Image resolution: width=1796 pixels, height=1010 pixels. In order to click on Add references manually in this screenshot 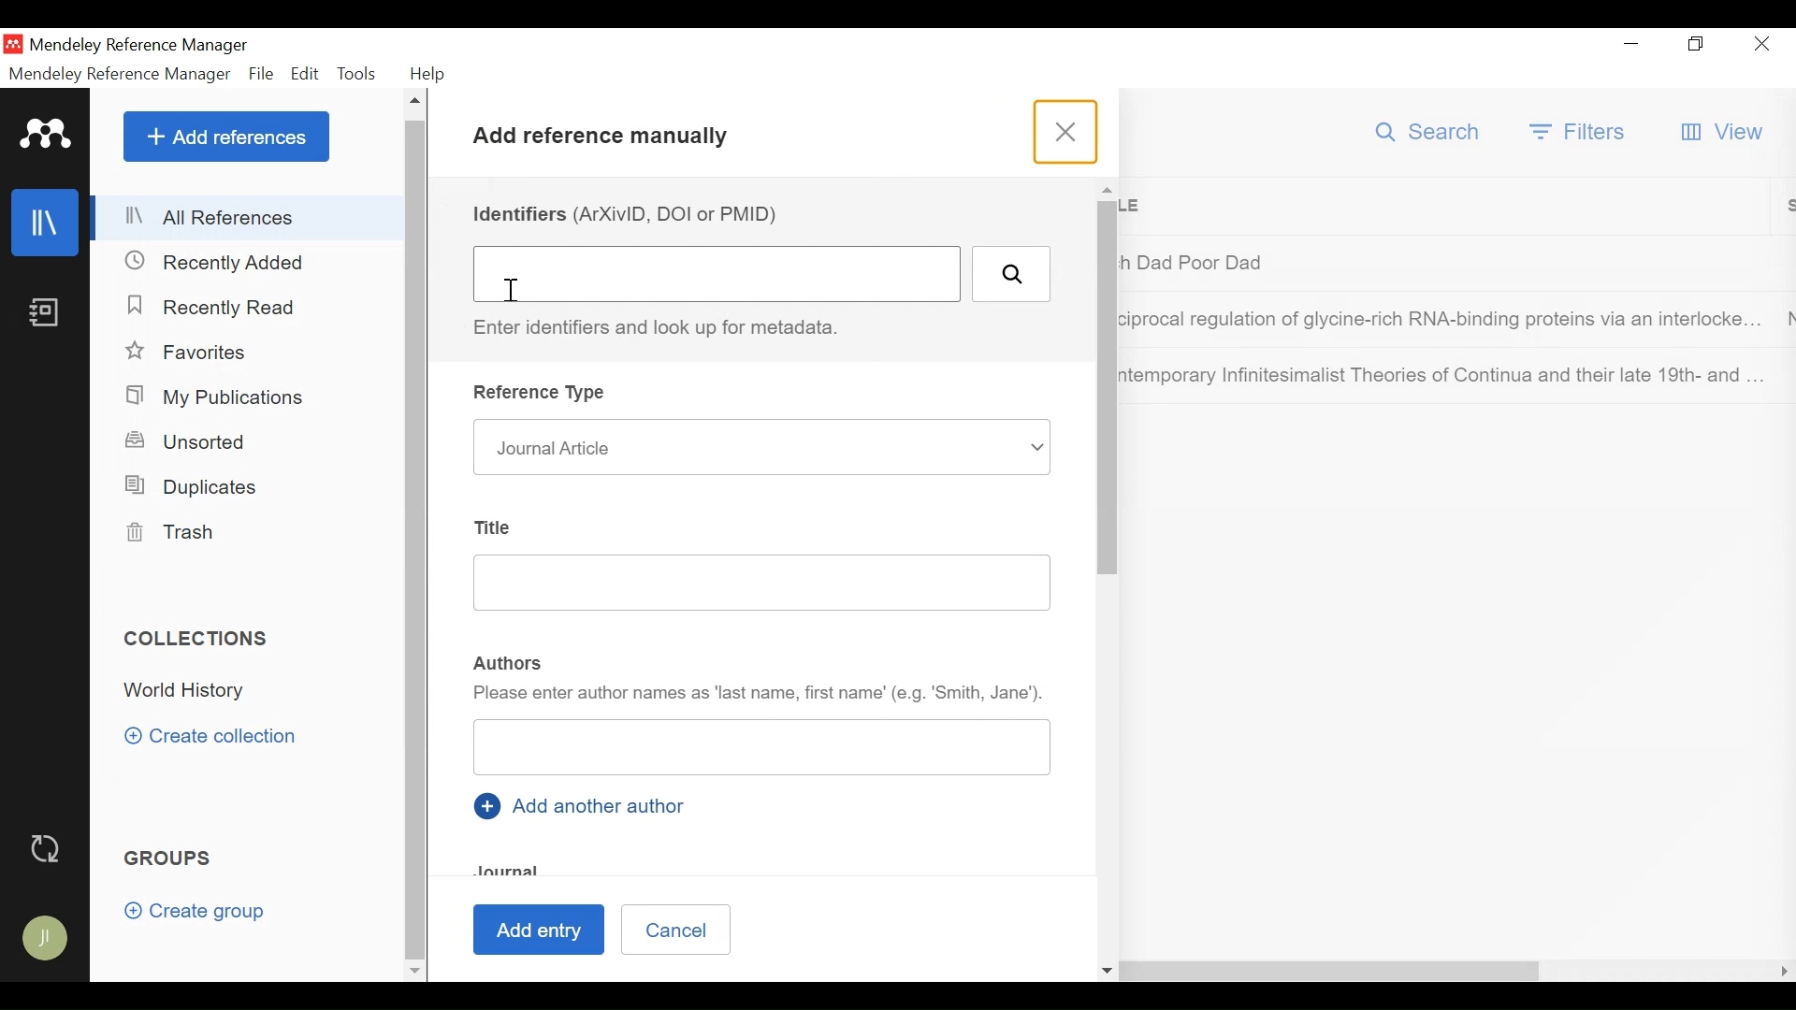, I will do `click(607, 139)`.